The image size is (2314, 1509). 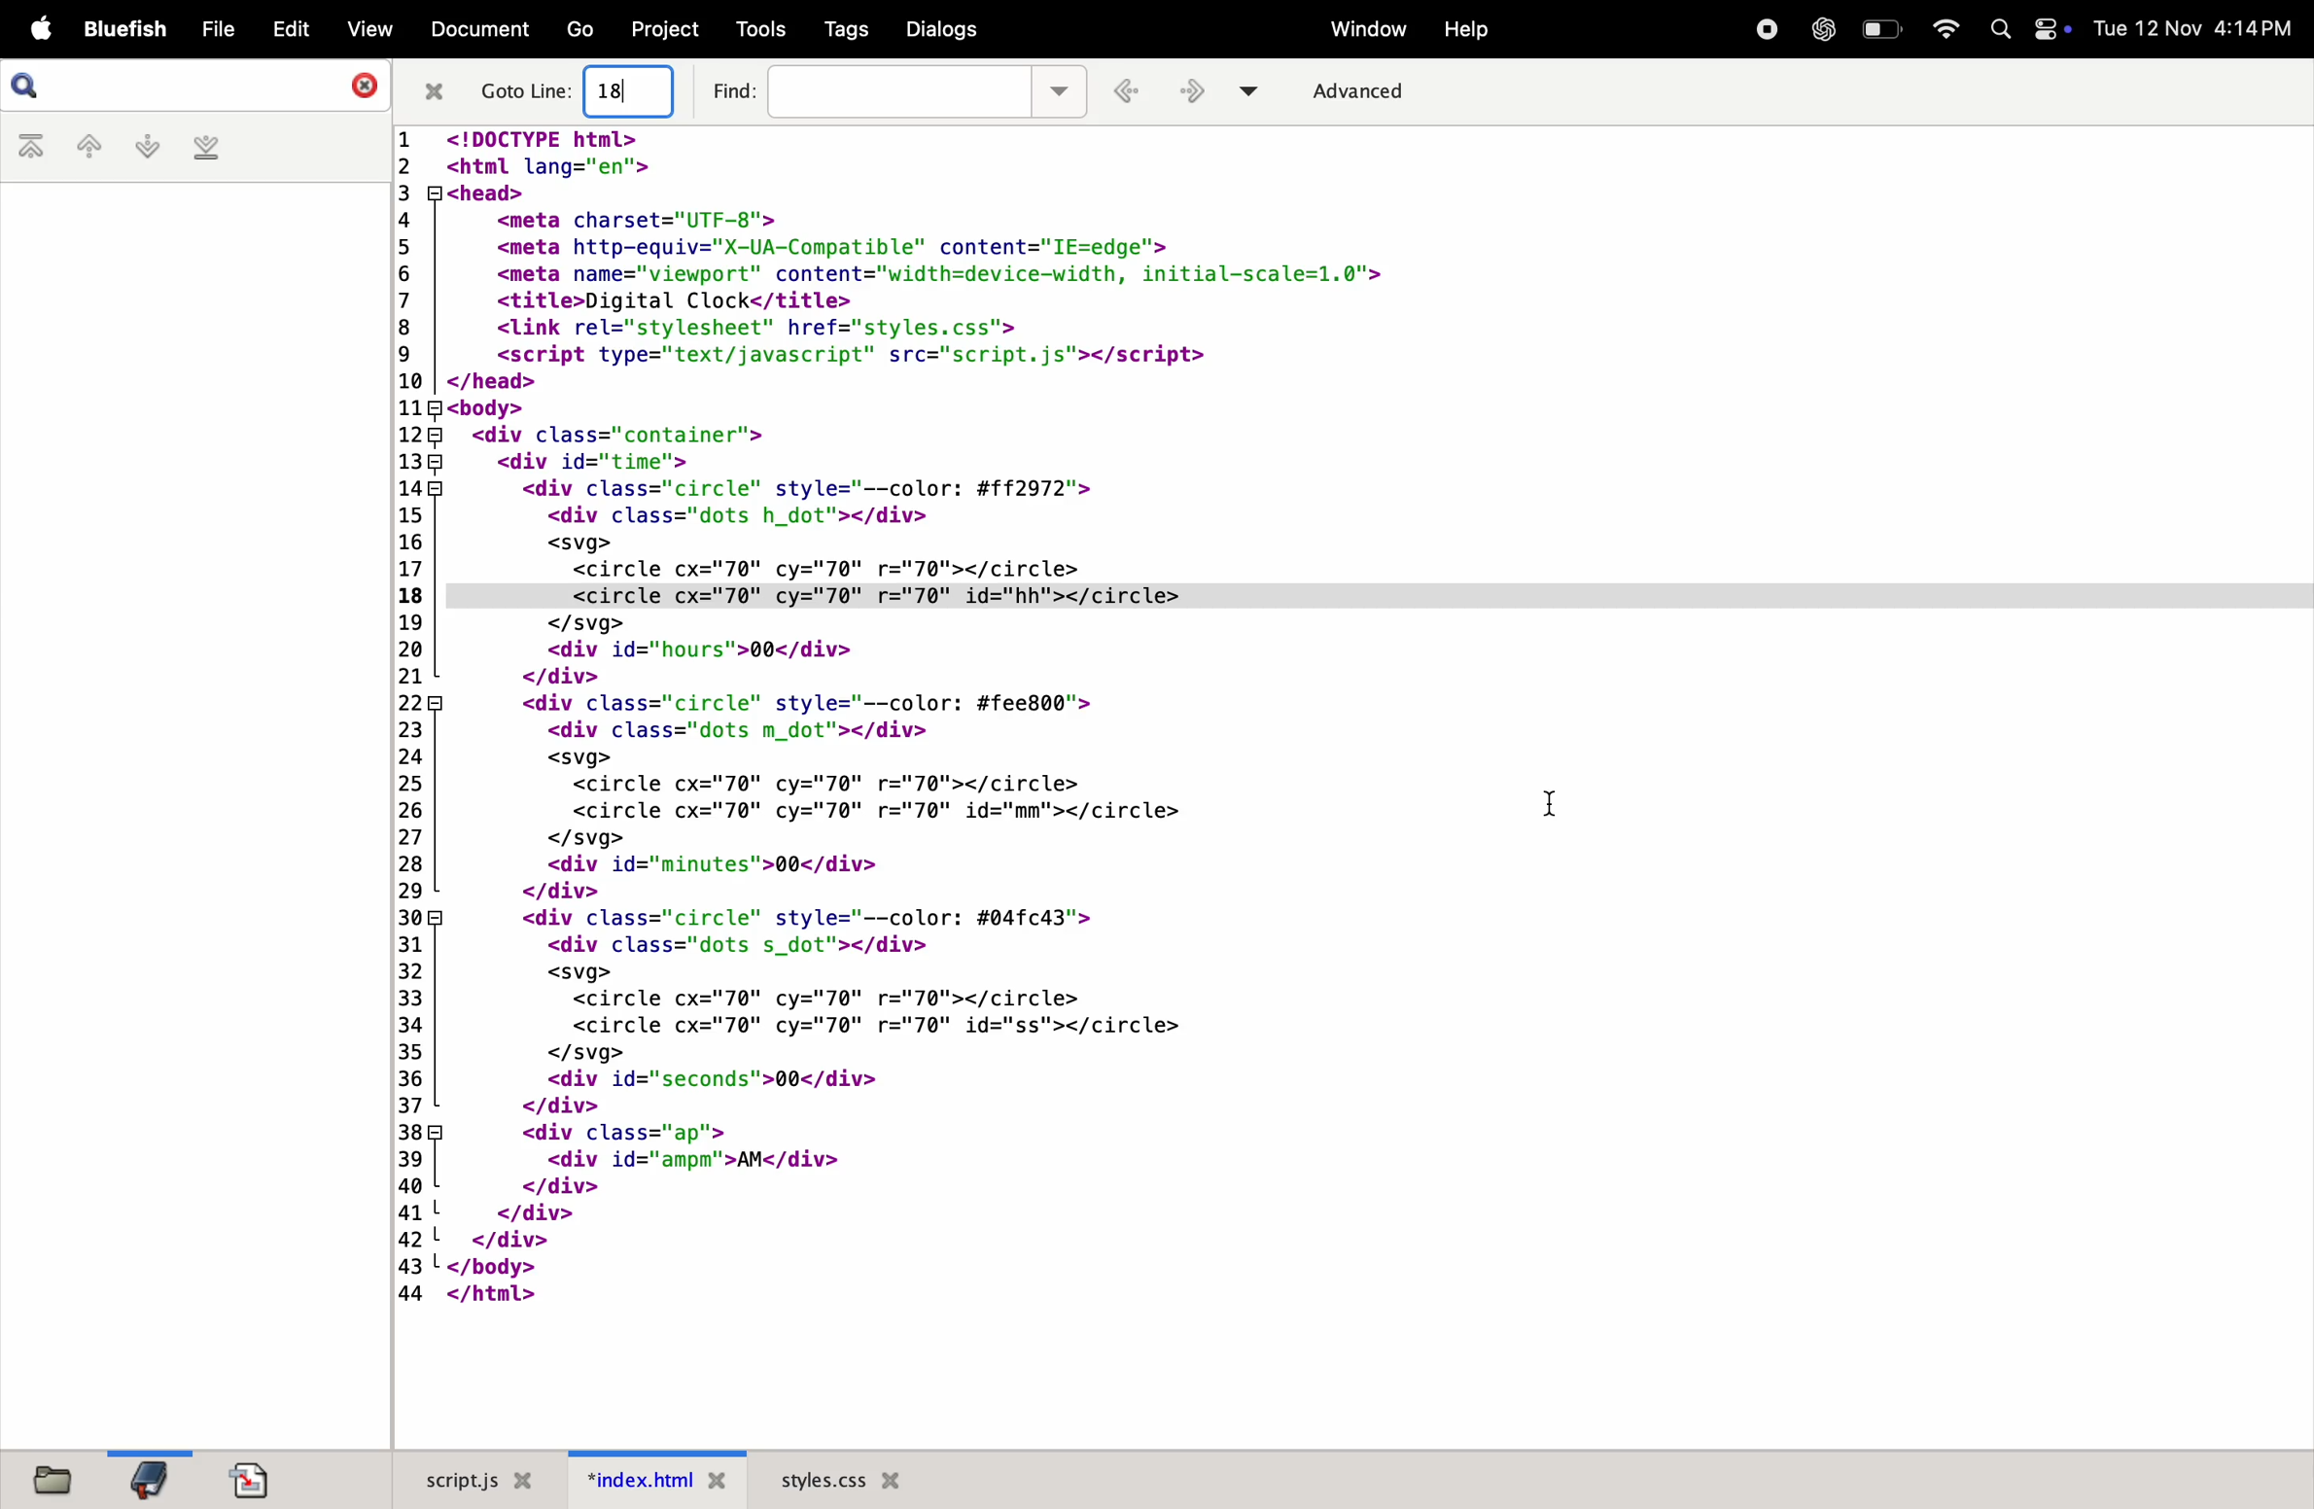 I want to click on document, so click(x=477, y=32).